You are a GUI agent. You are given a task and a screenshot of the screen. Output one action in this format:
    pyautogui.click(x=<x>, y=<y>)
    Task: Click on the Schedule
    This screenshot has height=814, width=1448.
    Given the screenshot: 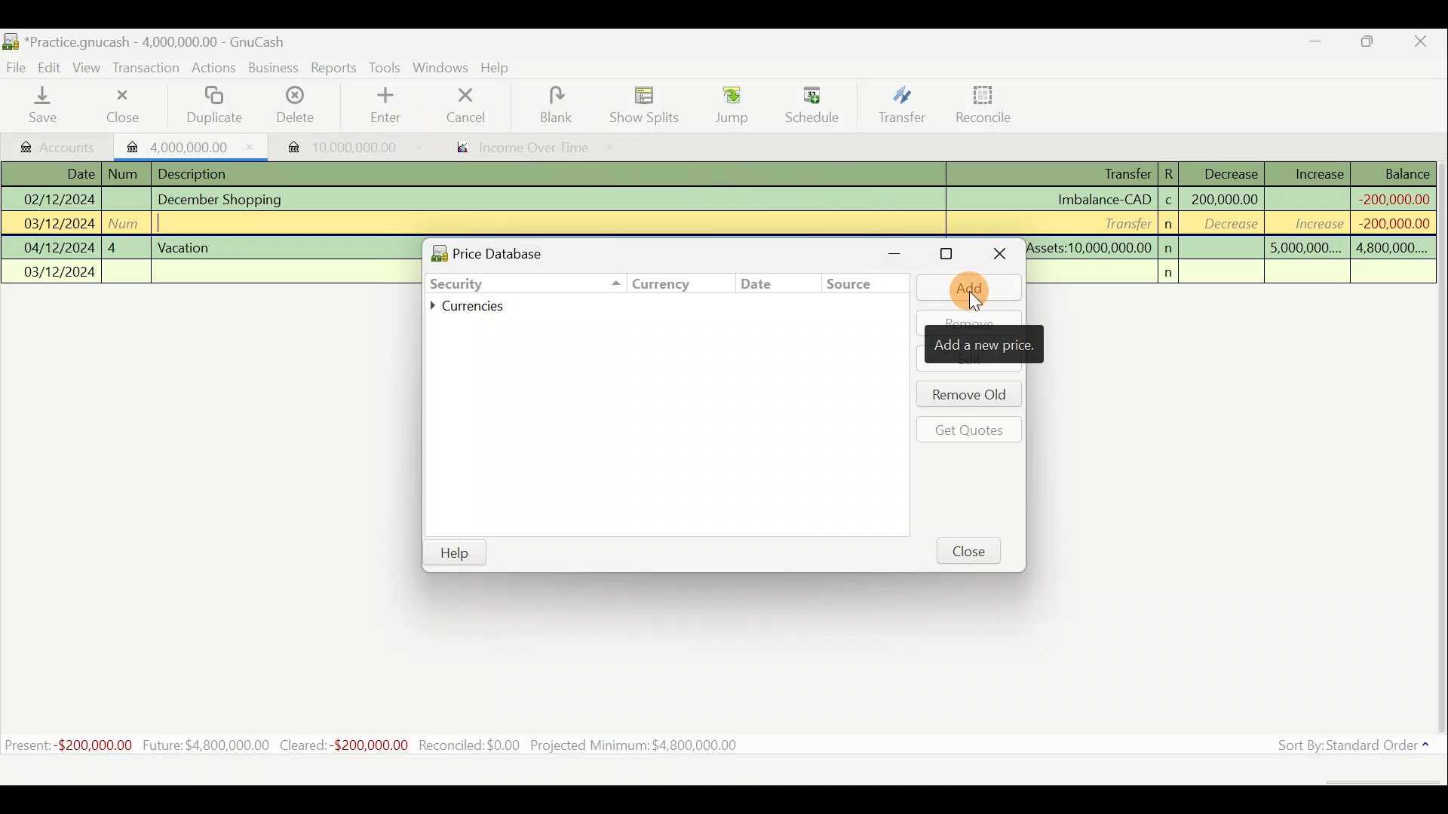 What is the action you would take?
    pyautogui.click(x=812, y=105)
    